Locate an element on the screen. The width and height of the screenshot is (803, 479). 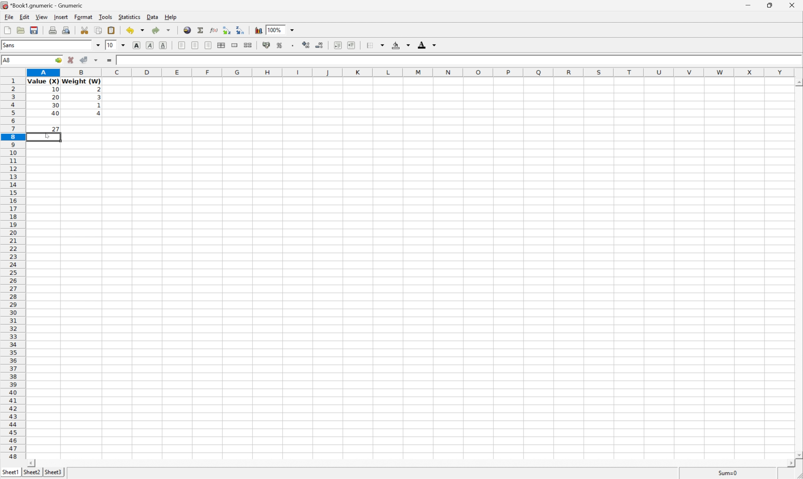
Scroll Down is located at coordinates (798, 454).